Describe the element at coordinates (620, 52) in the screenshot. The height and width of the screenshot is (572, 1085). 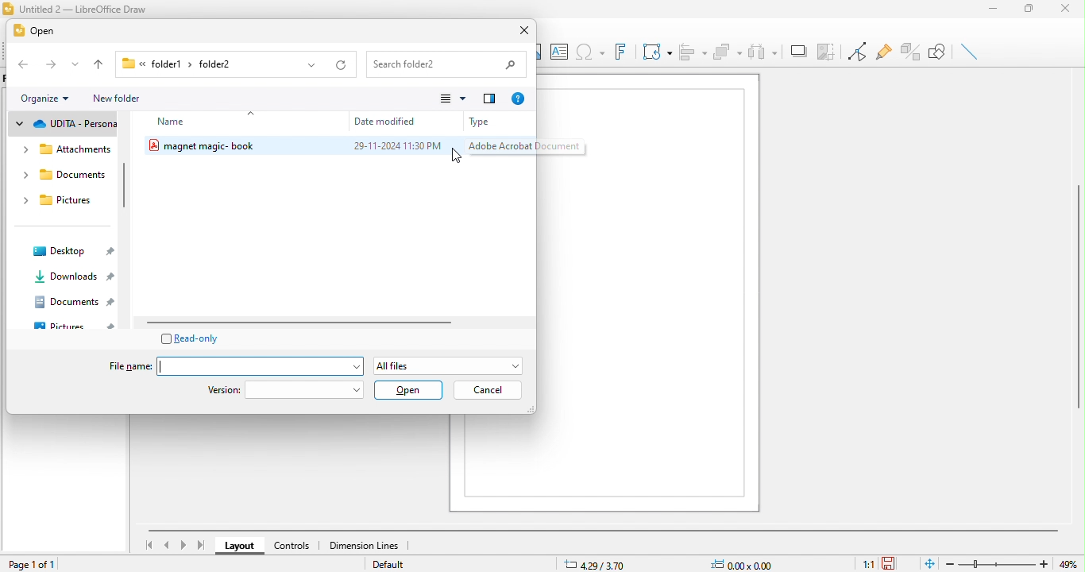
I see `fontwork text` at that location.